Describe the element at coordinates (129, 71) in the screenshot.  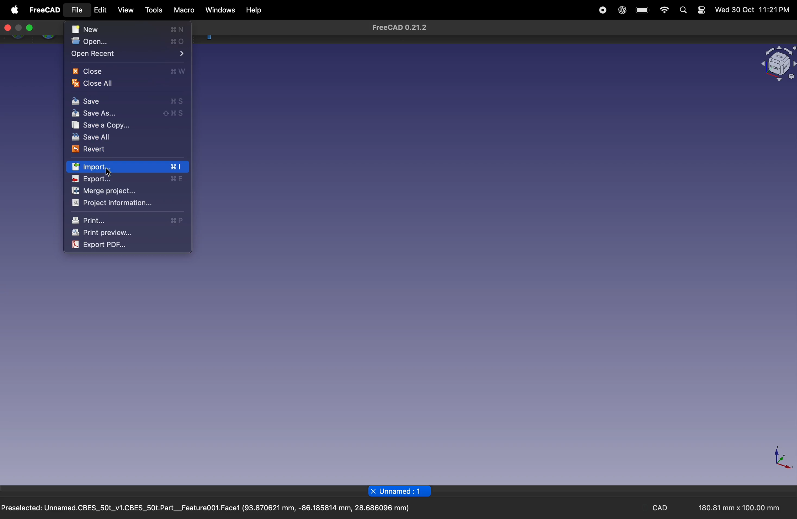
I see `close` at that location.